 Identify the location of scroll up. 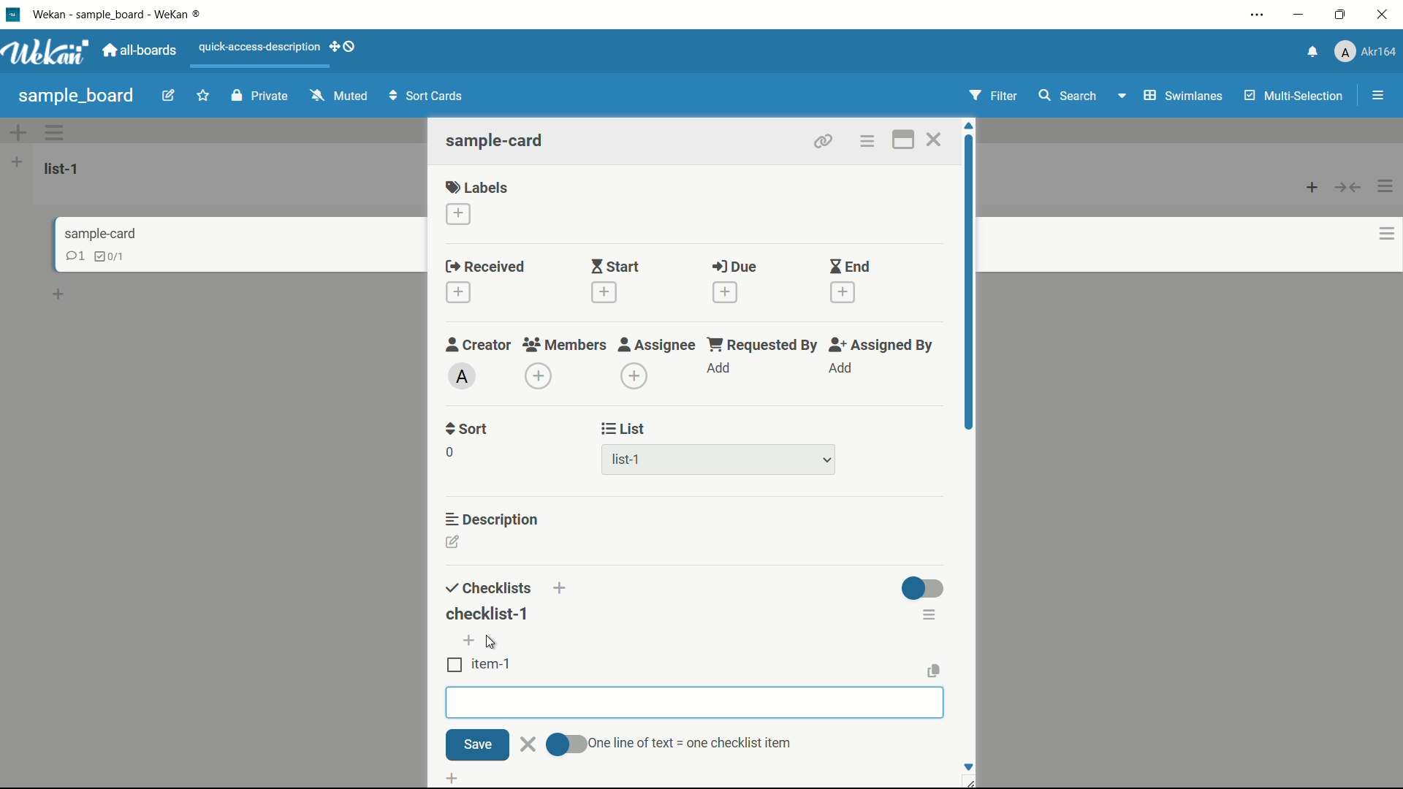
(969, 124).